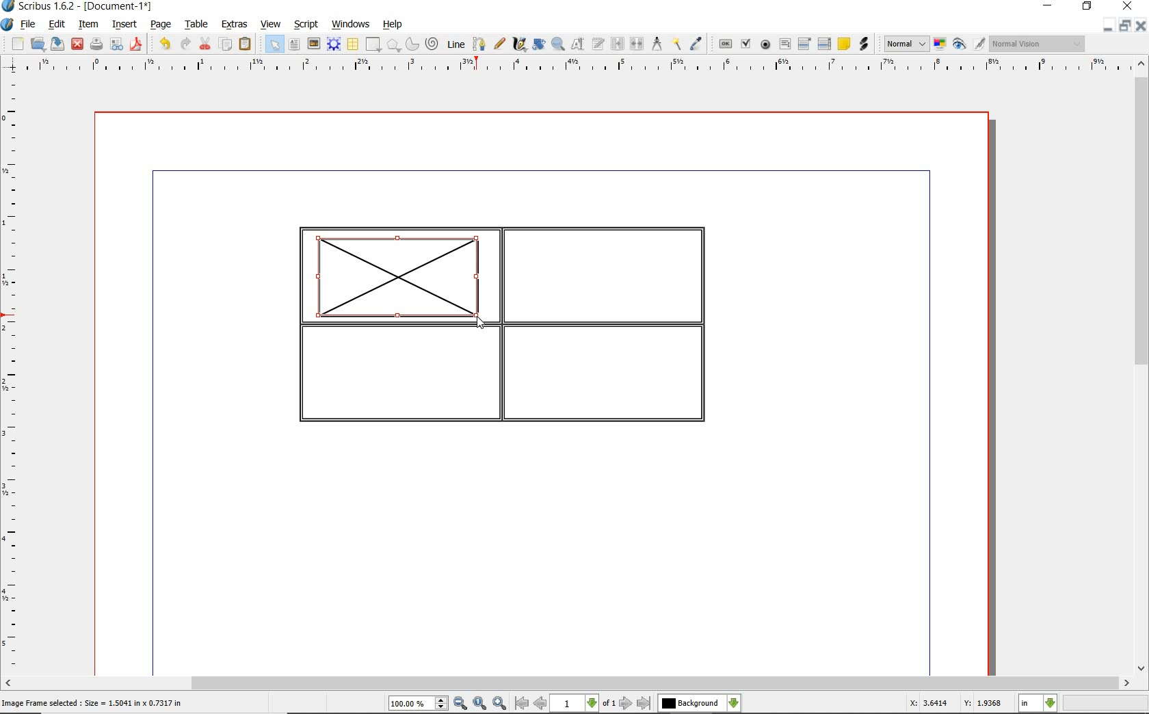  I want to click on item, so click(87, 25).